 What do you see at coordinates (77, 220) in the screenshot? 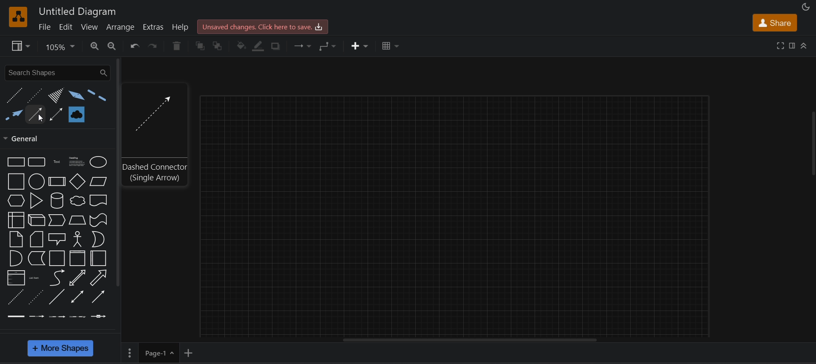
I see `trapezoid` at bounding box center [77, 220].